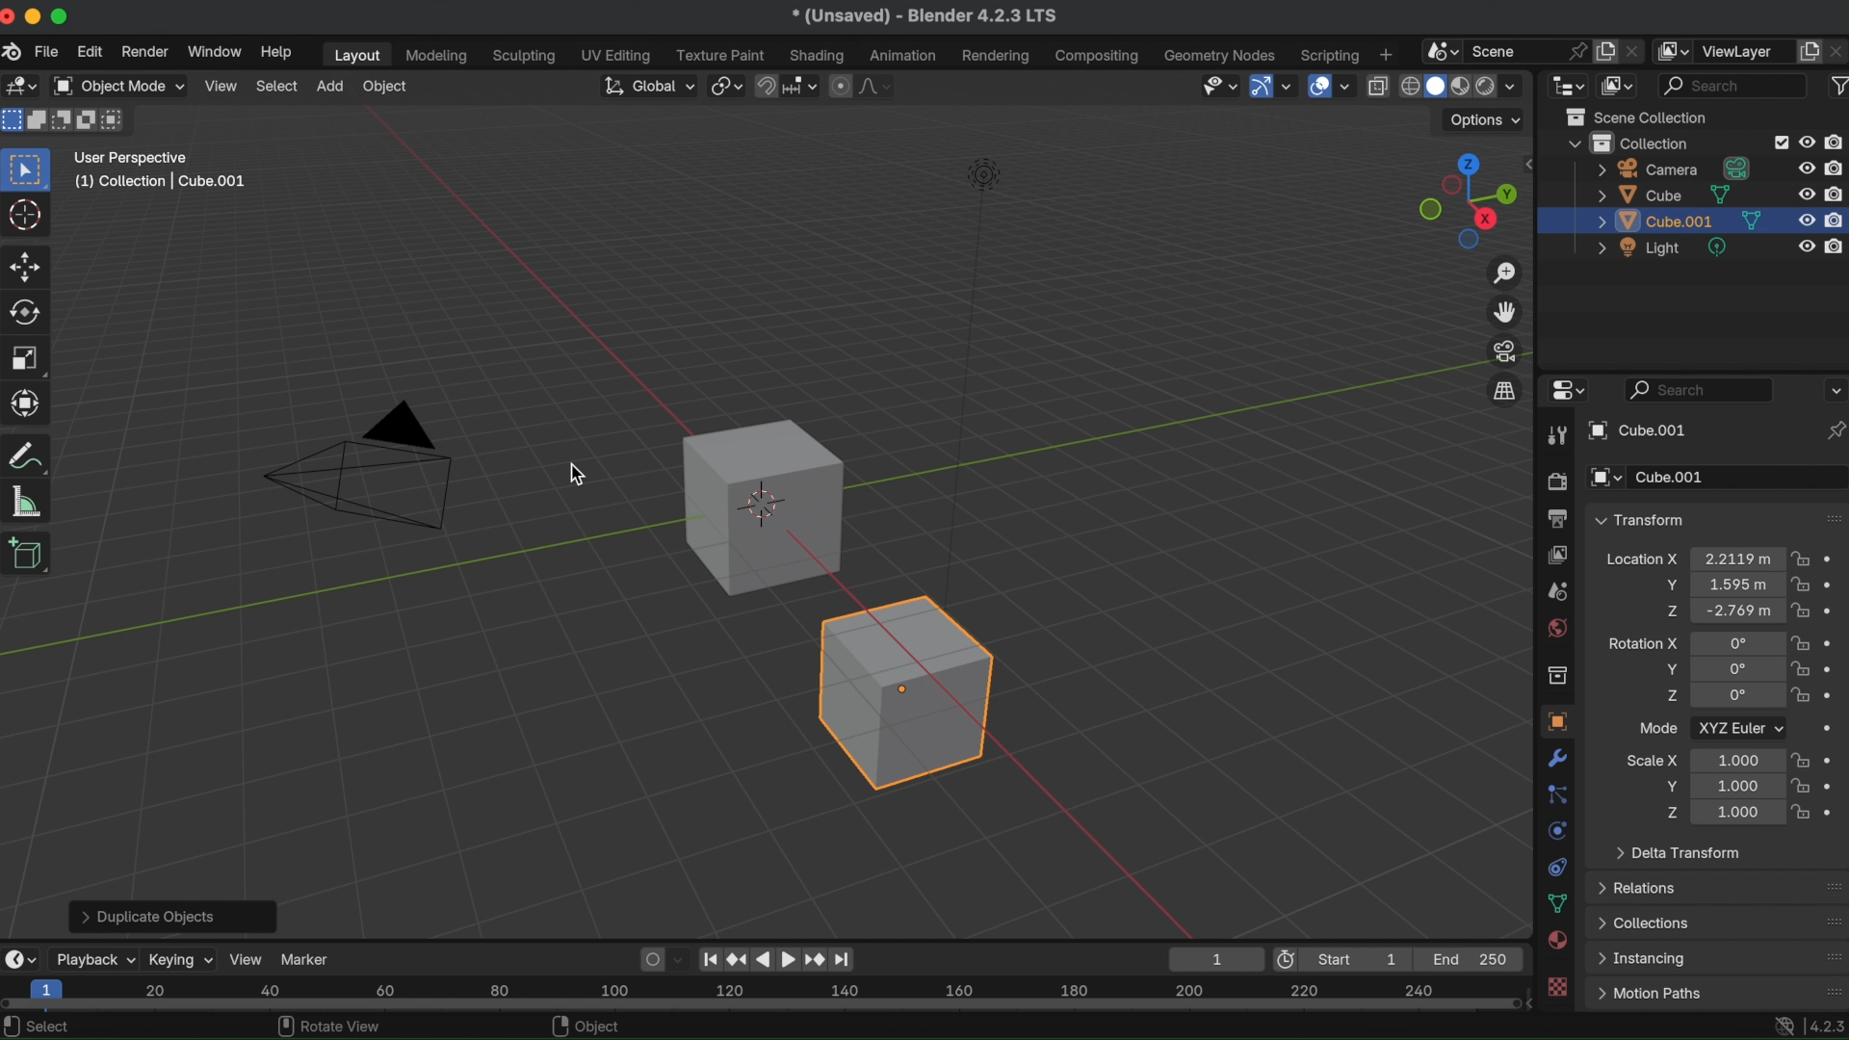 The width and height of the screenshot is (1849, 1040). What do you see at coordinates (1658, 727) in the screenshot?
I see `Mode` at bounding box center [1658, 727].